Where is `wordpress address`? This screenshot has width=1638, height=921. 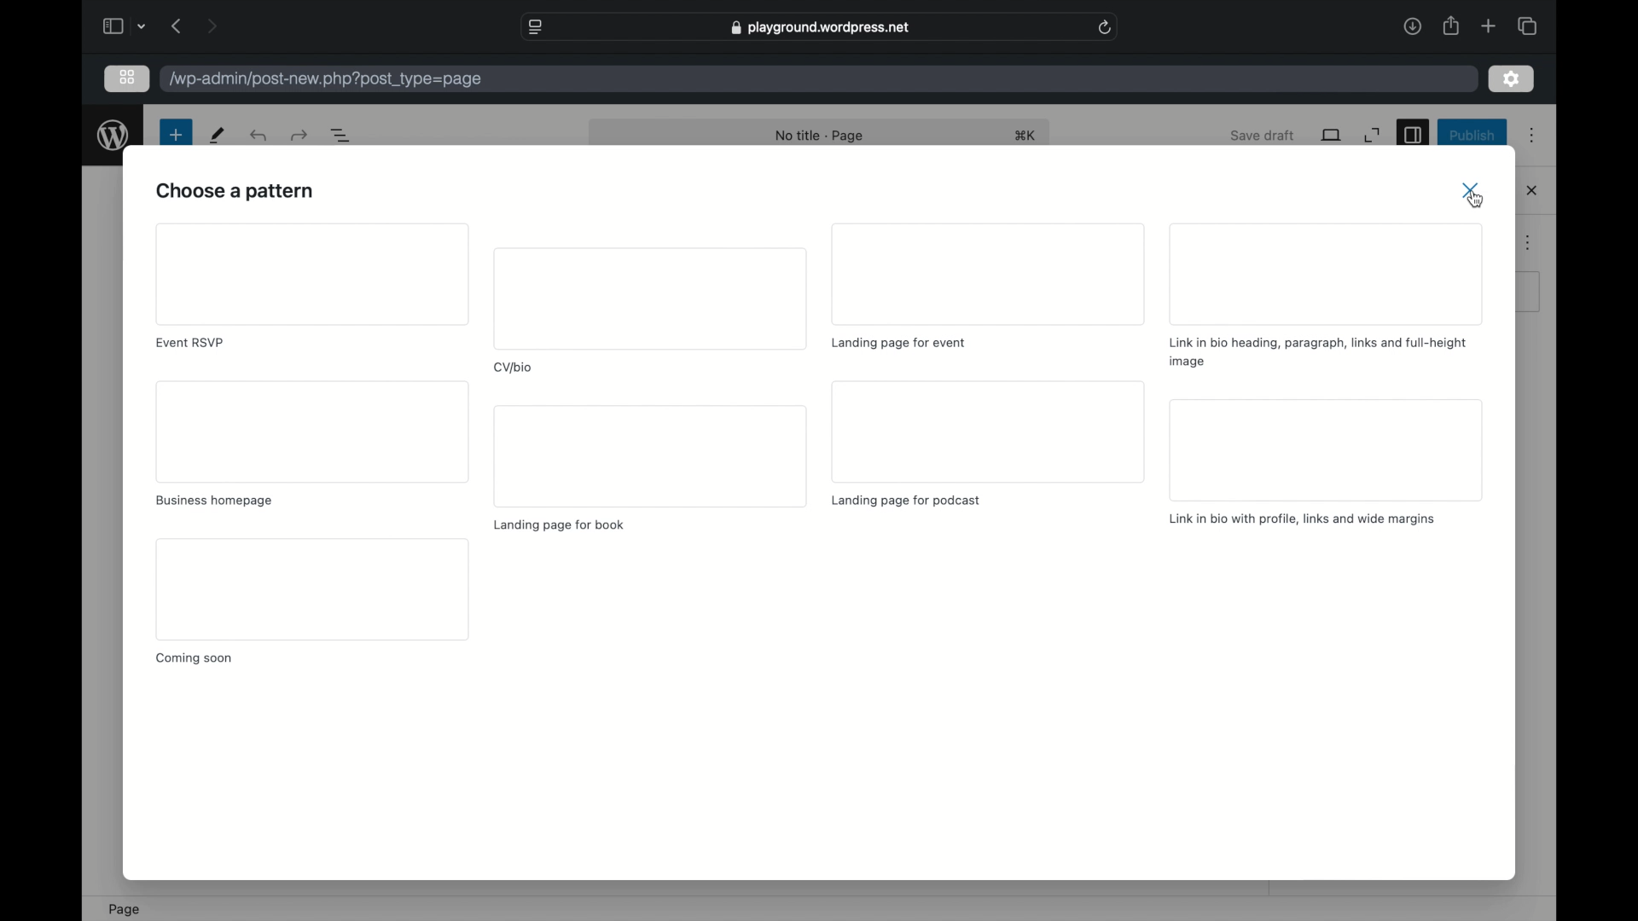
wordpress address is located at coordinates (328, 79).